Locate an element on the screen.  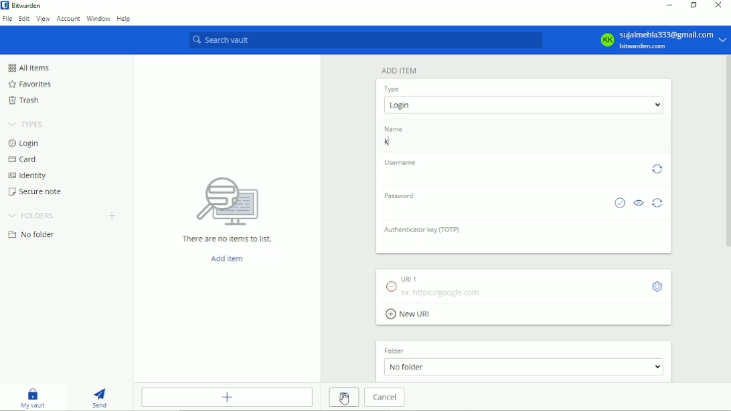
Generate username is located at coordinates (657, 169).